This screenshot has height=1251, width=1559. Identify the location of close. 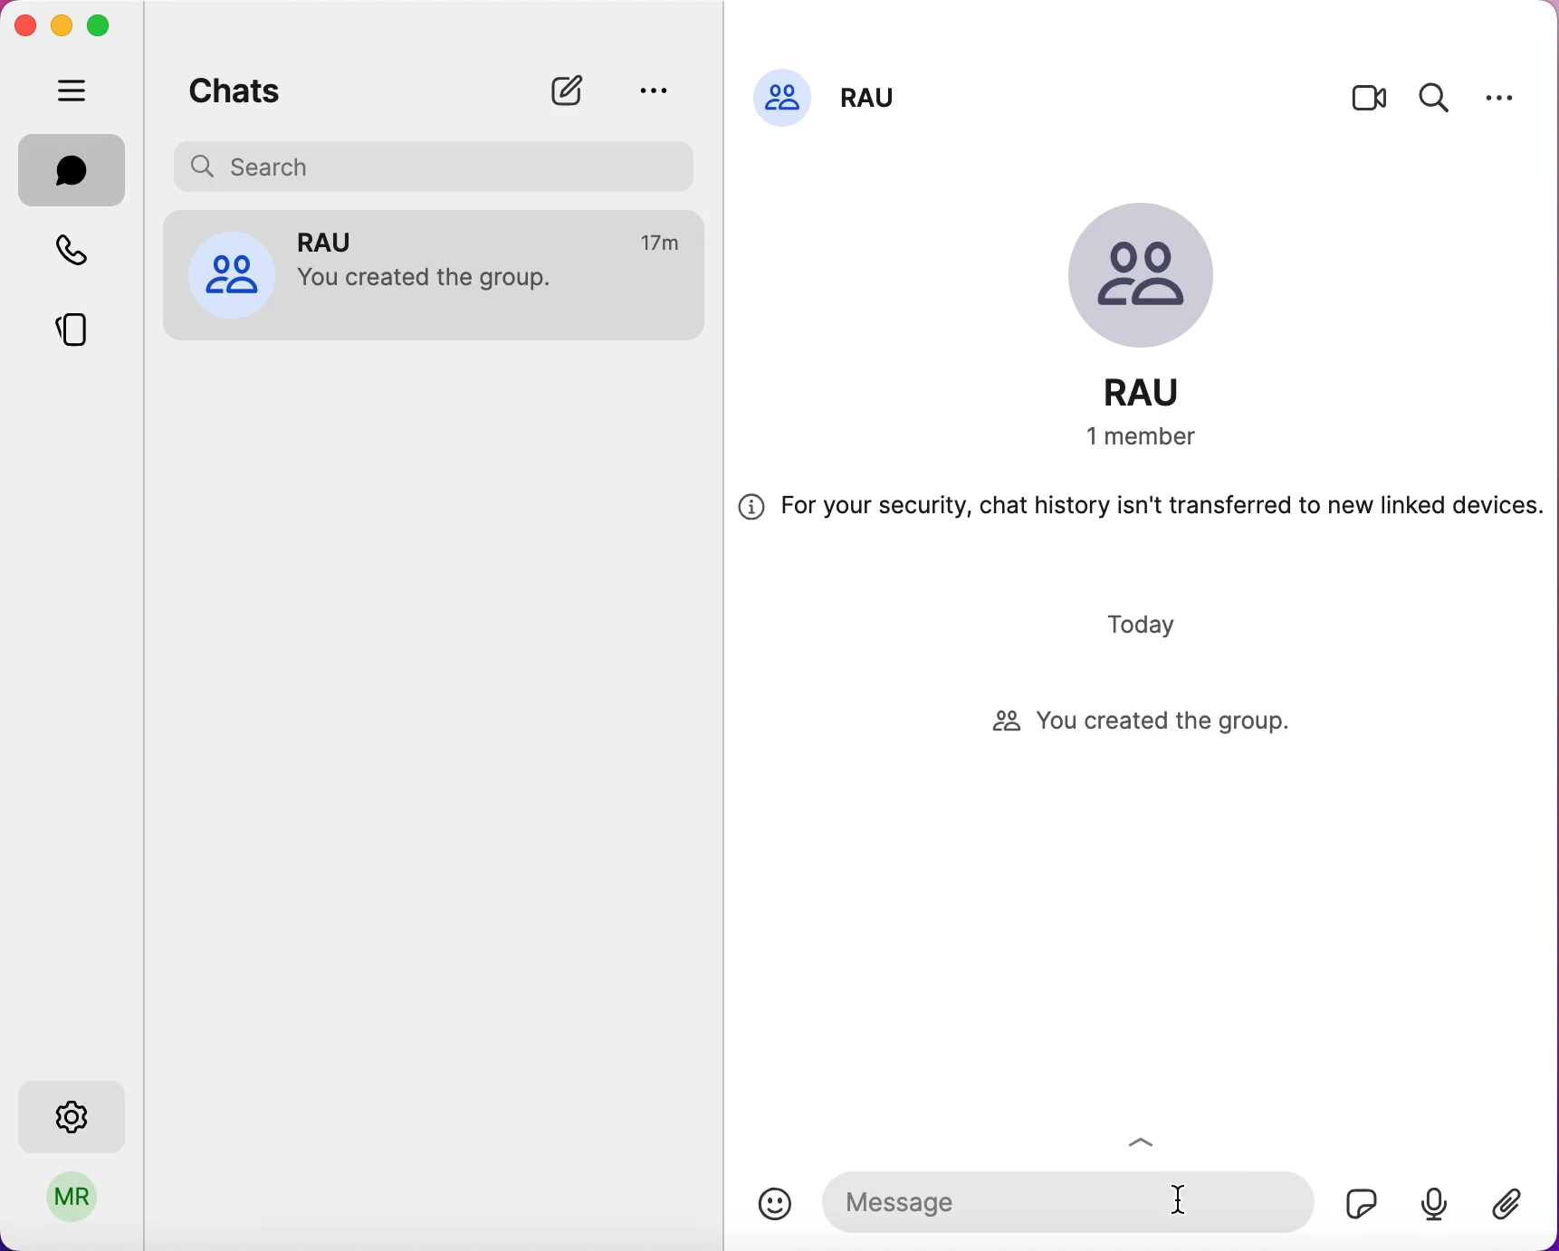
(24, 25).